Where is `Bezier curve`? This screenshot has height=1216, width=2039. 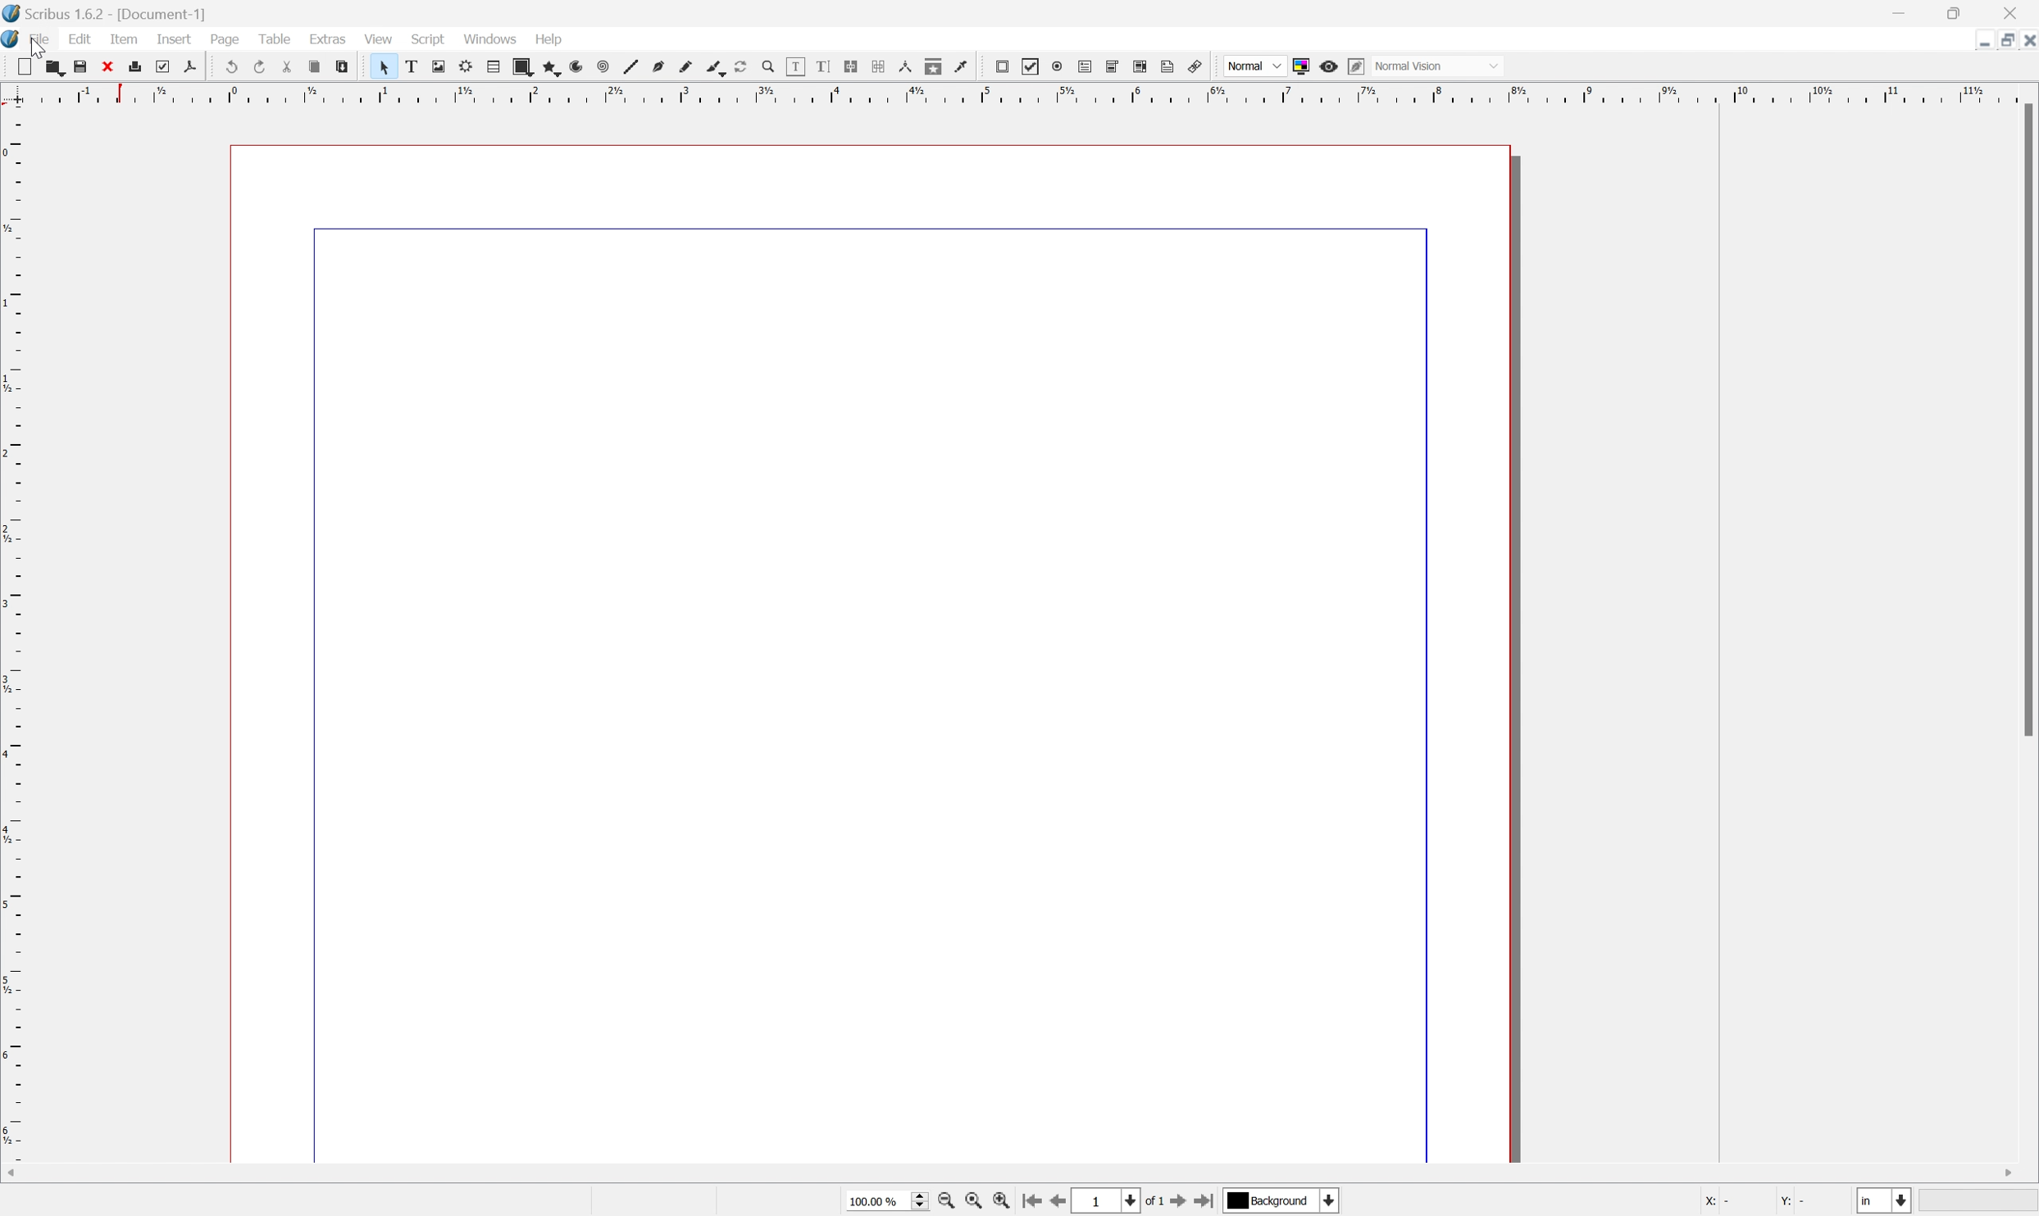 Bezier curve is located at coordinates (657, 67).